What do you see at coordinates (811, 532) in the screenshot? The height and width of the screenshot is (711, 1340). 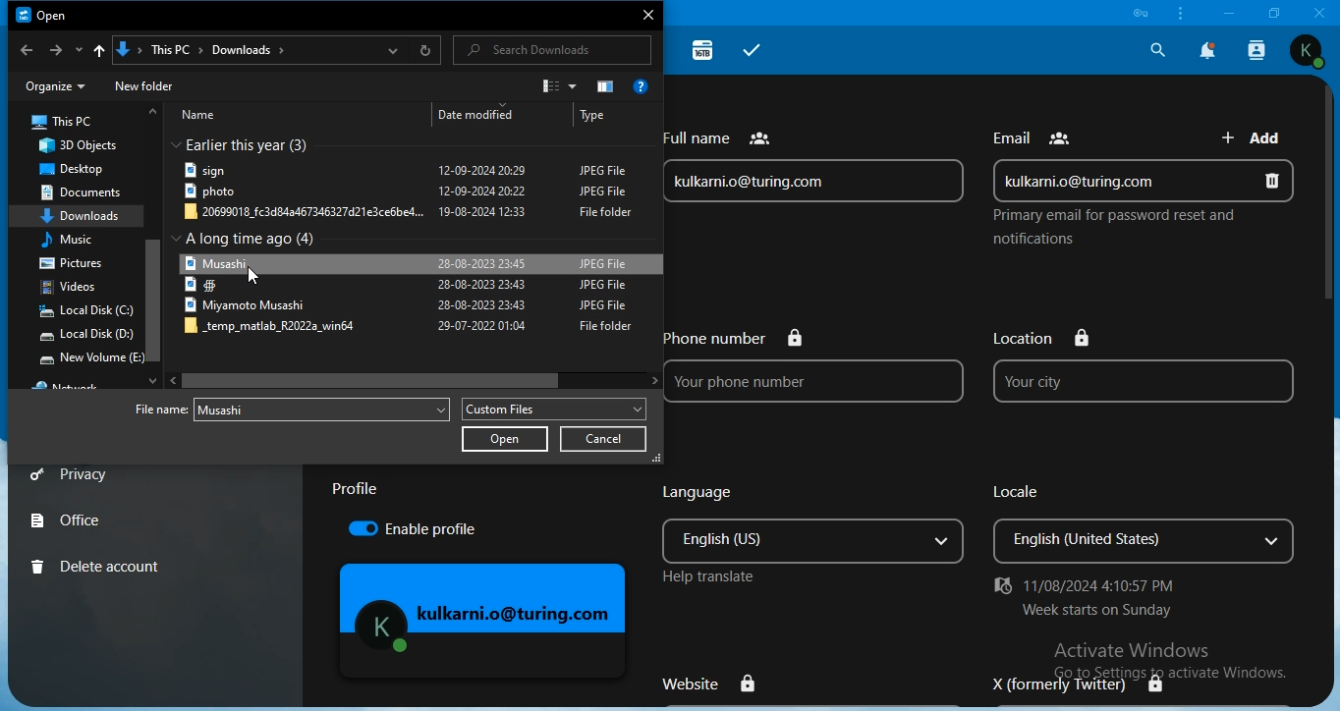 I see `language` at bounding box center [811, 532].